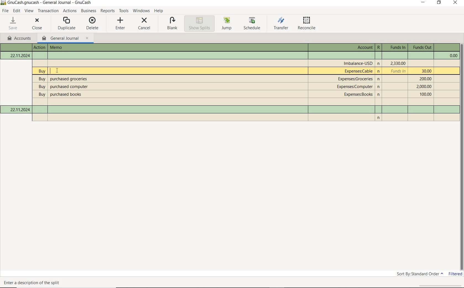 This screenshot has height=288, width=464. What do you see at coordinates (230, 55) in the screenshot?
I see `Text` at bounding box center [230, 55].